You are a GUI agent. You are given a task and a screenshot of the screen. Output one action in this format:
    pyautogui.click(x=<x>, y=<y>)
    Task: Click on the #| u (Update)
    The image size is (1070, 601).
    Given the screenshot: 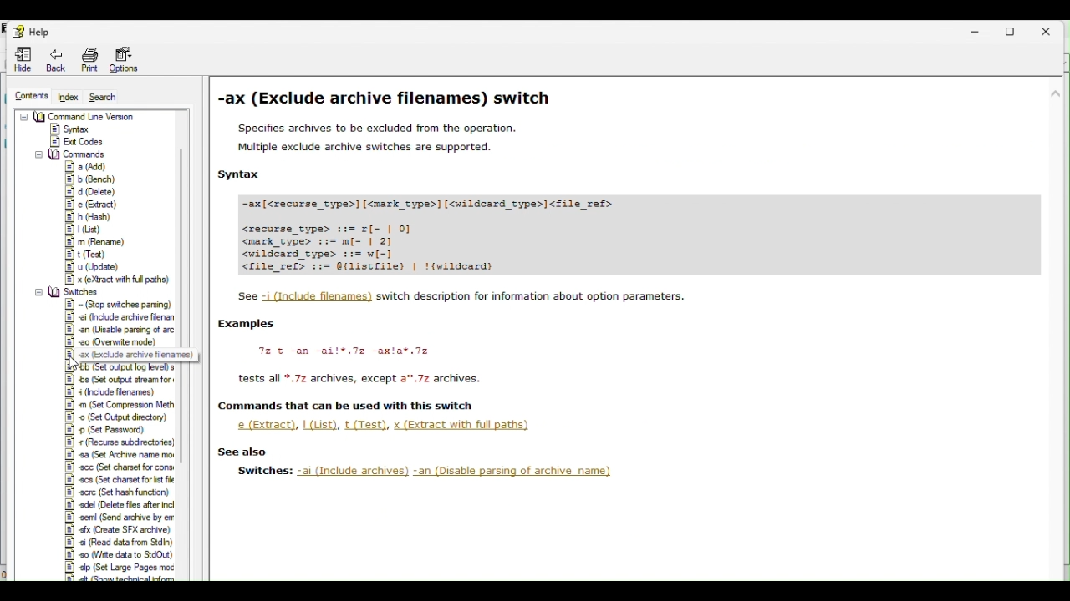 What is the action you would take?
    pyautogui.click(x=99, y=268)
    